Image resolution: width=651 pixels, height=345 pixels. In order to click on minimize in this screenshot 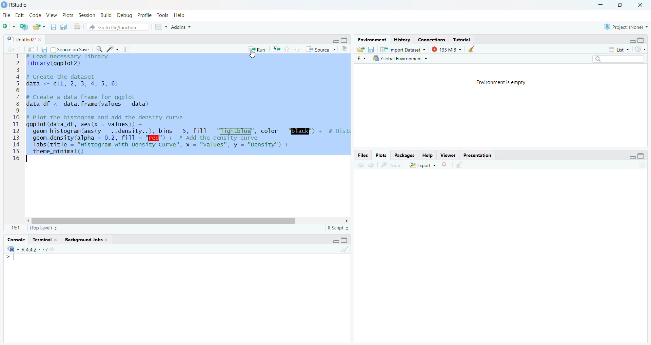, I will do `click(600, 5)`.